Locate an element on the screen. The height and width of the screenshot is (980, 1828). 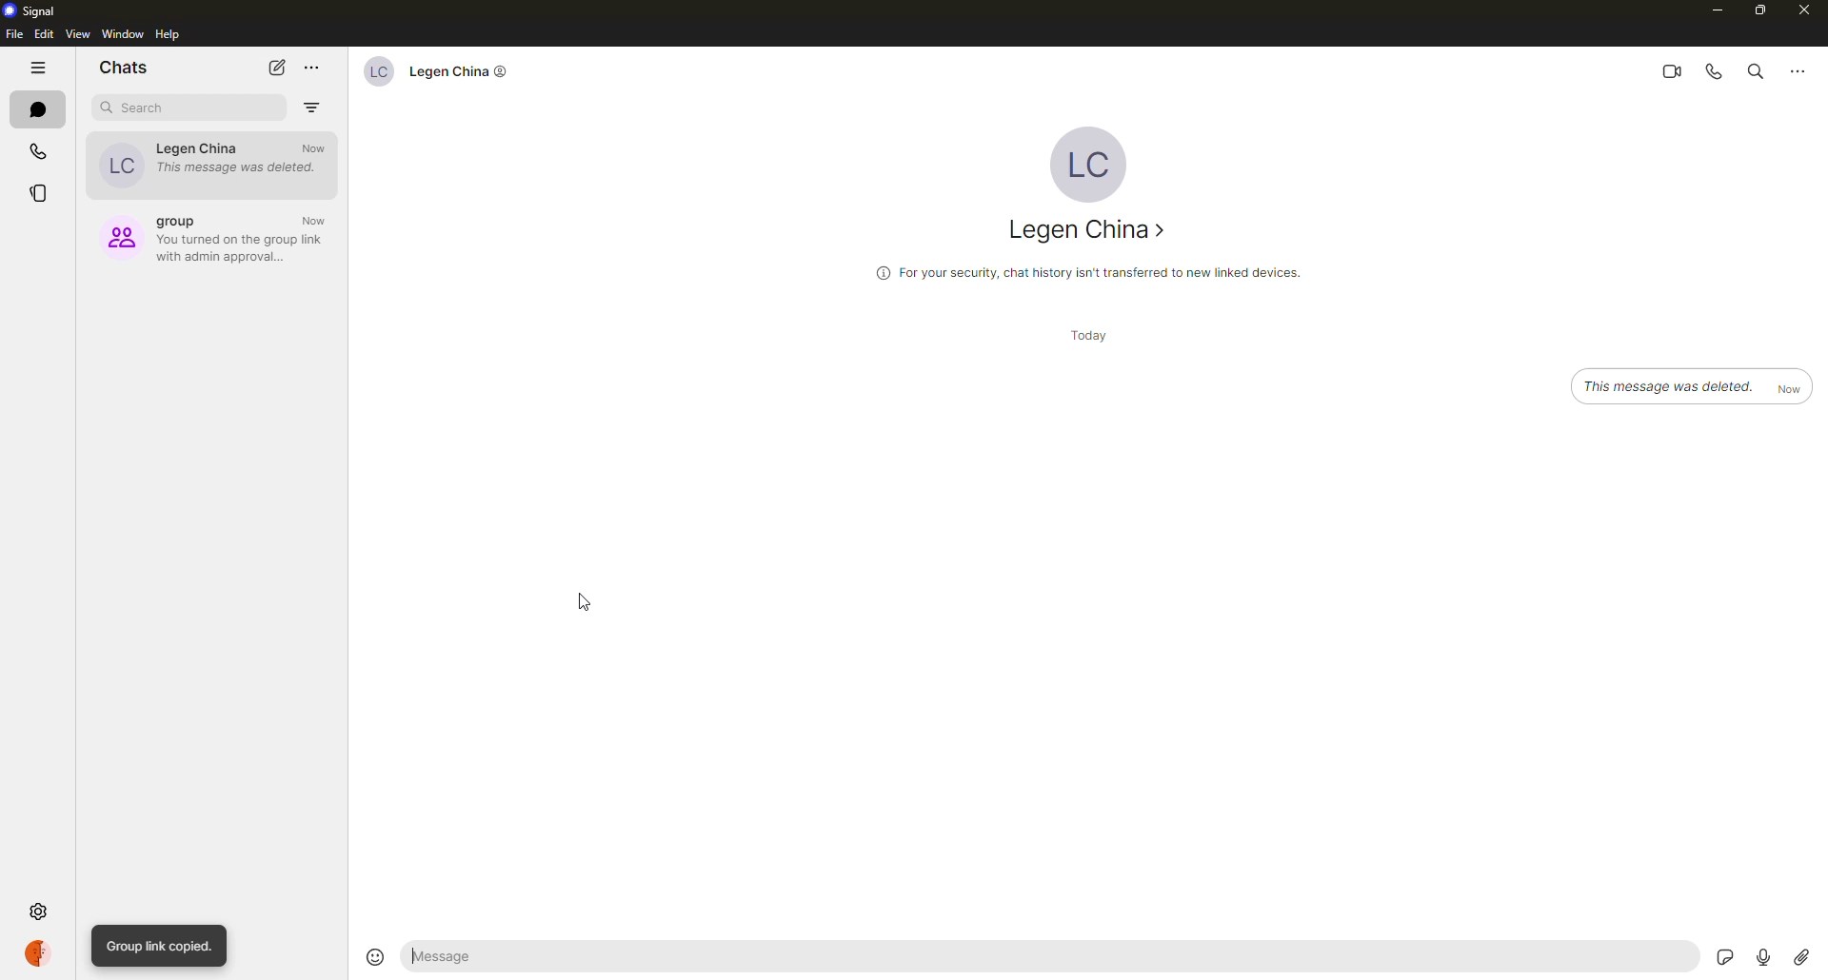
filter is located at coordinates (312, 103).